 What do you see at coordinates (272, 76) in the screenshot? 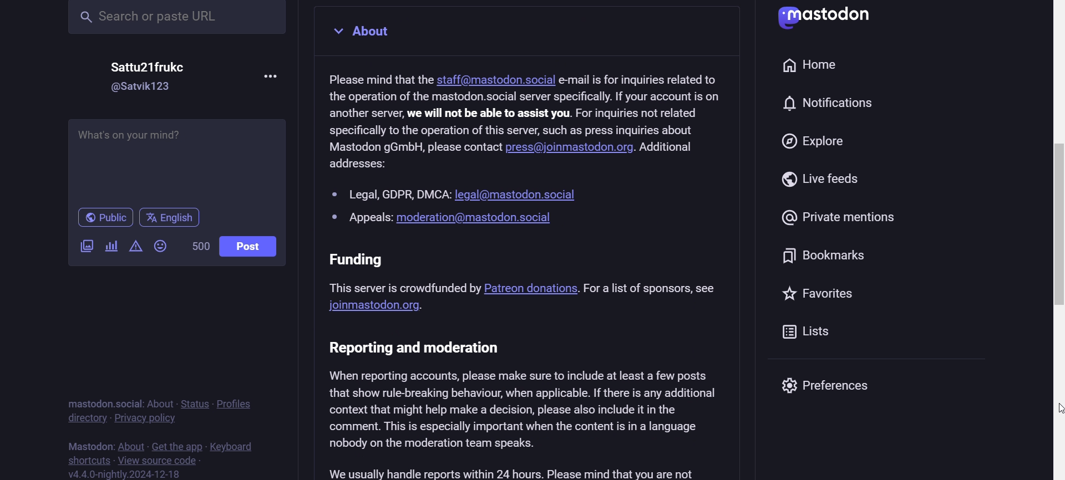
I see `more` at bounding box center [272, 76].